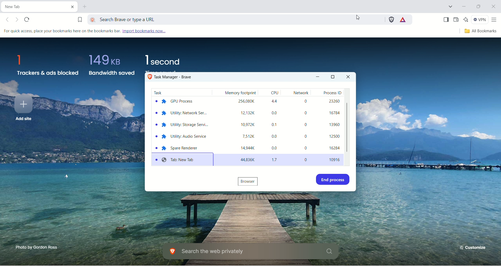 The width and height of the screenshot is (501, 266). Describe the element at coordinates (334, 180) in the screenshot. I see `end process` at that location.